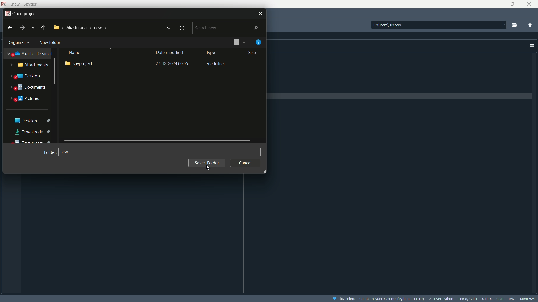 This screenshot has height=302, width=538. Describe the element at coordinates (18, 43) in the screenshot. I see `organize` at that location.